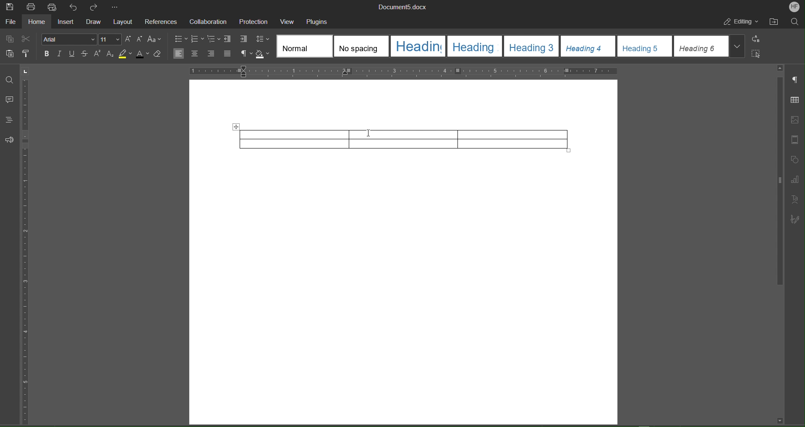  Describe the element at coordinates (742, 23) in the screenshot. I see `Editing` at that location.